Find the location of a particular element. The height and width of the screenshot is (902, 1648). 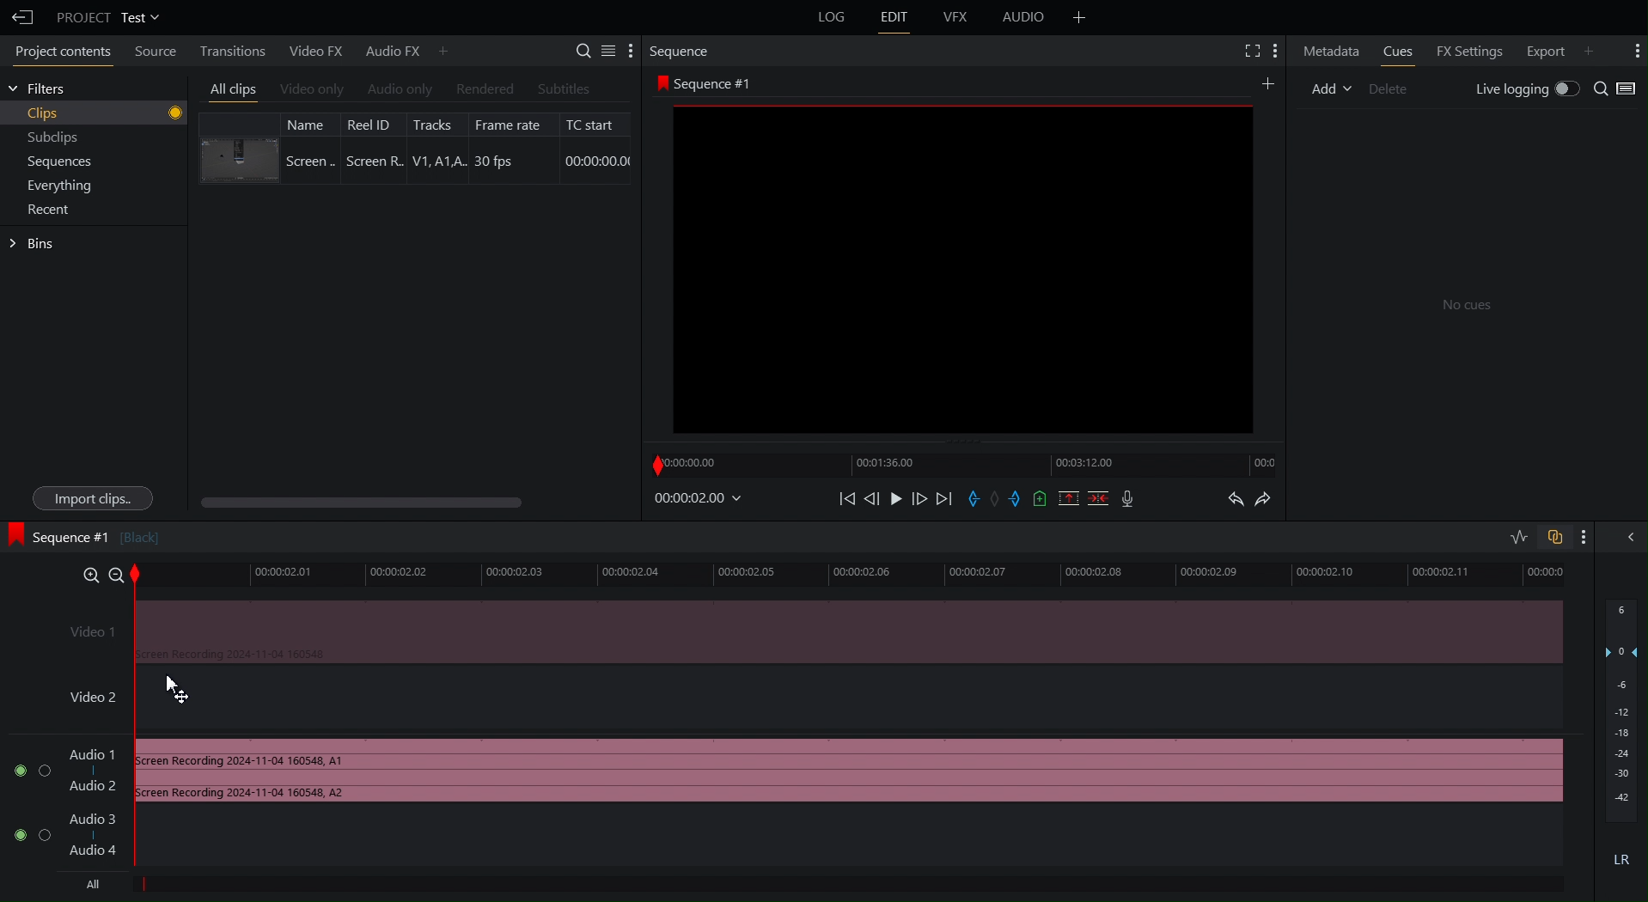

Add is located at coordinates (1326, 88).